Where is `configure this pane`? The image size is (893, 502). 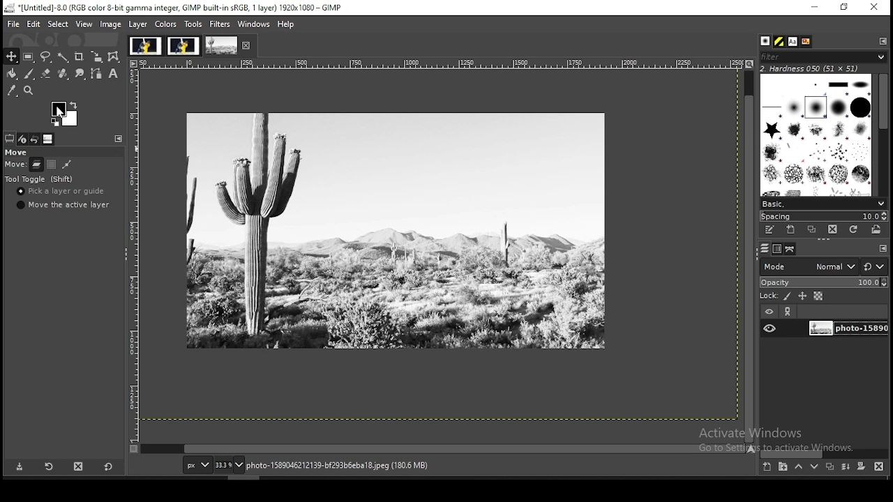
configure this pane is located at coordinates (882, 248).